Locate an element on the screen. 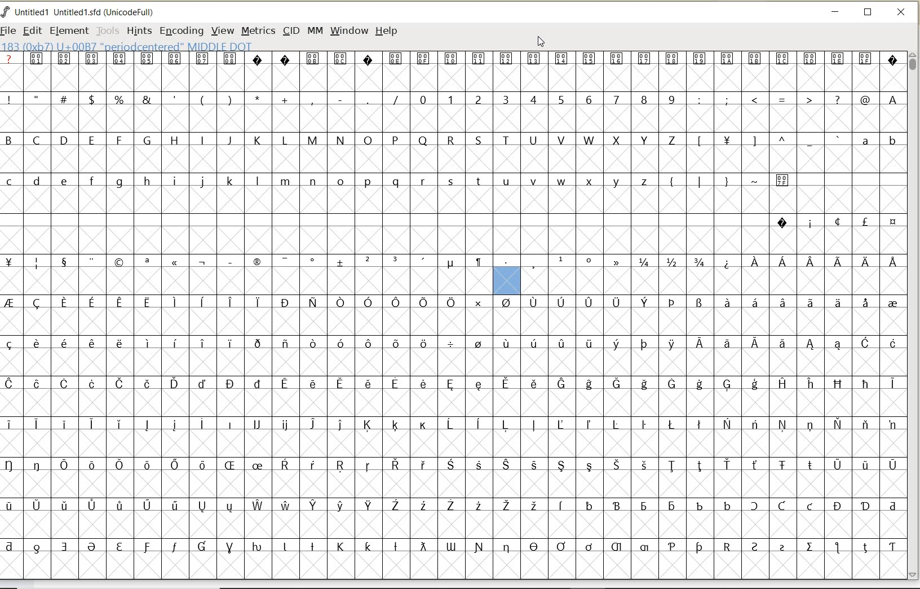 The width and height of the screenshot is (920, 589).  is located at coordinates (767, 142).